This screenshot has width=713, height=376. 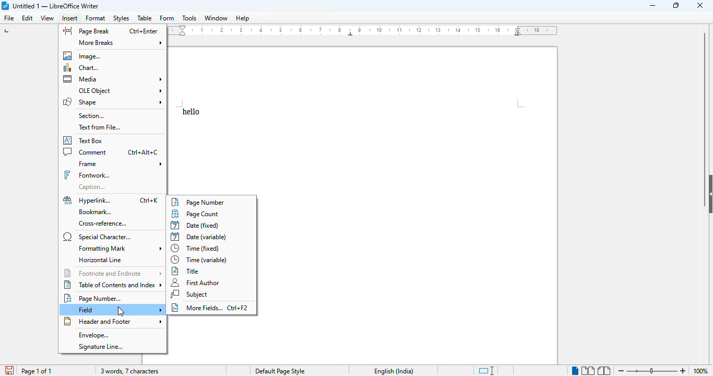 What do you see at coordinates (200, 260) in the screenshot?
I see `time (variable)` at bounding box center [200, 260].